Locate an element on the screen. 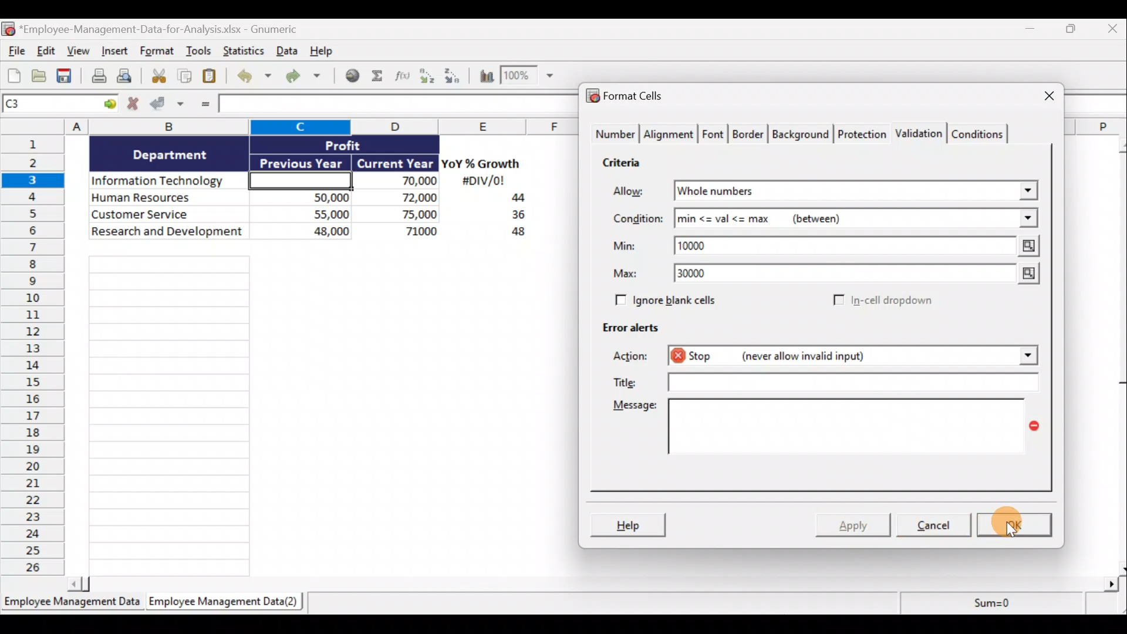 This screenshot has width=1127, height=634. Go to is located at coordinates (110, 104).